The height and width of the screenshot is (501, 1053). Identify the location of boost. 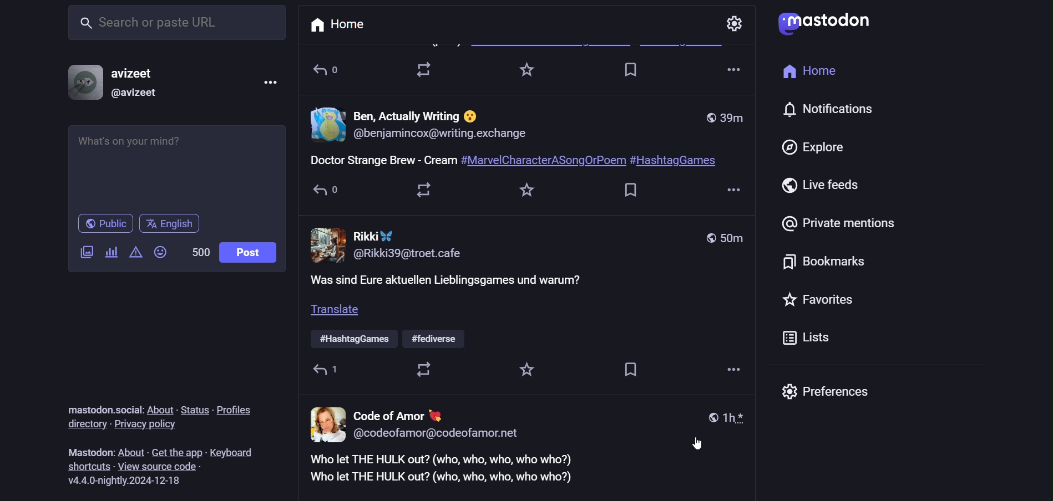
(424, 188).